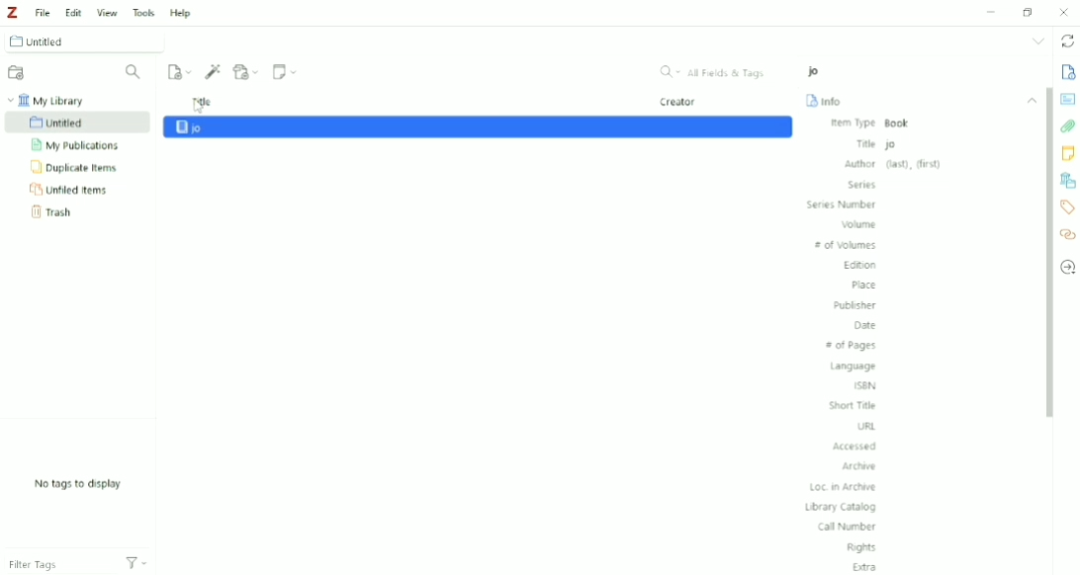 The image size is (1080, 575). What do you see at coordinates (847, 246) in the screenshot?
I see `# of Volumes` at bounding box center [847, 246].